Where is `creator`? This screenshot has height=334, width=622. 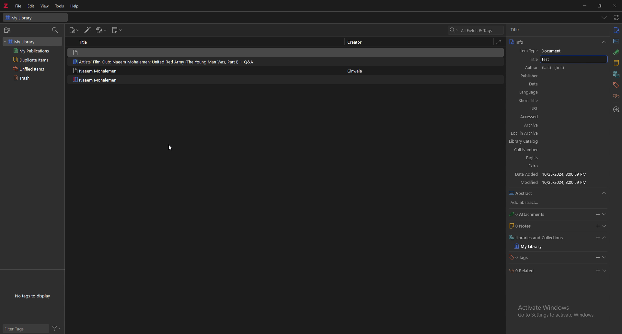
creator is located at coordinates (357, 42).